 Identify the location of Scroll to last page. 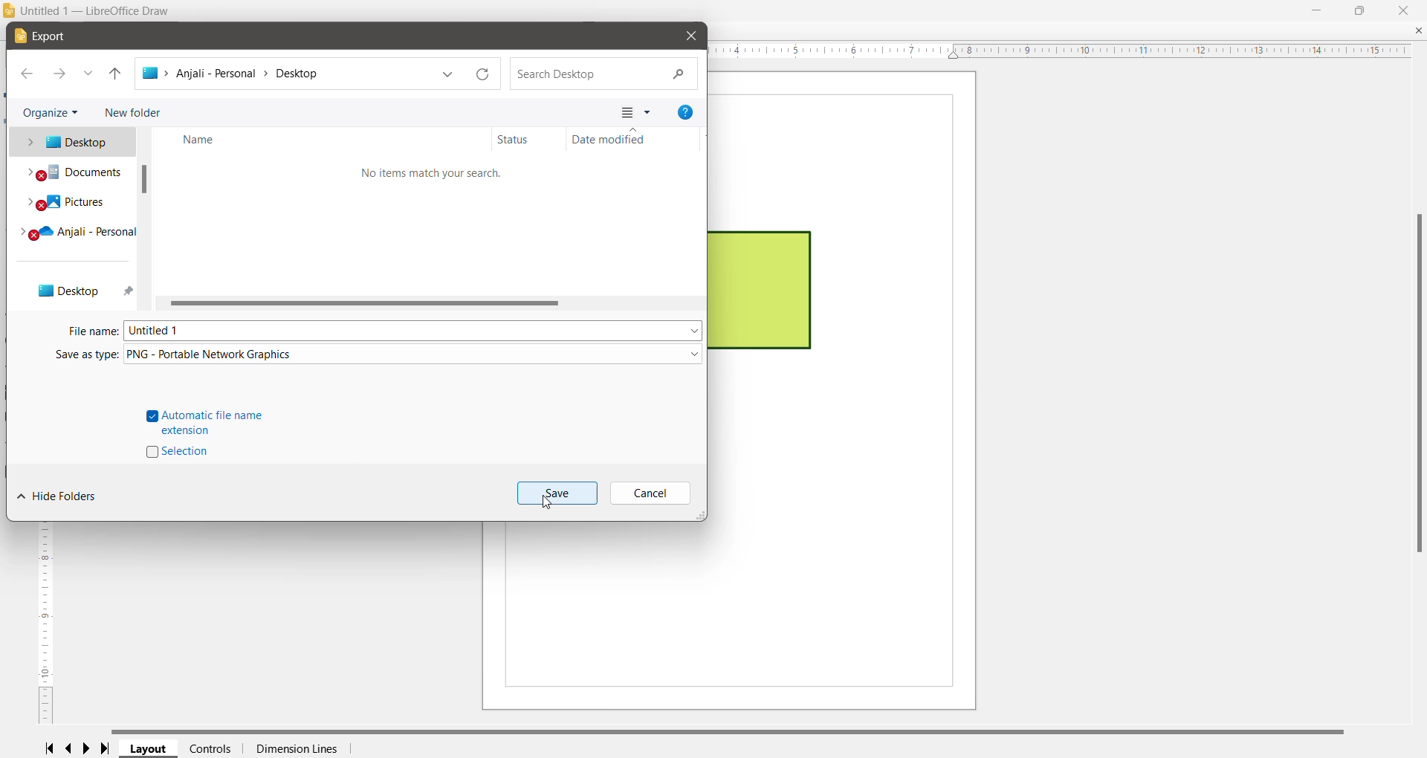
(109, 749).